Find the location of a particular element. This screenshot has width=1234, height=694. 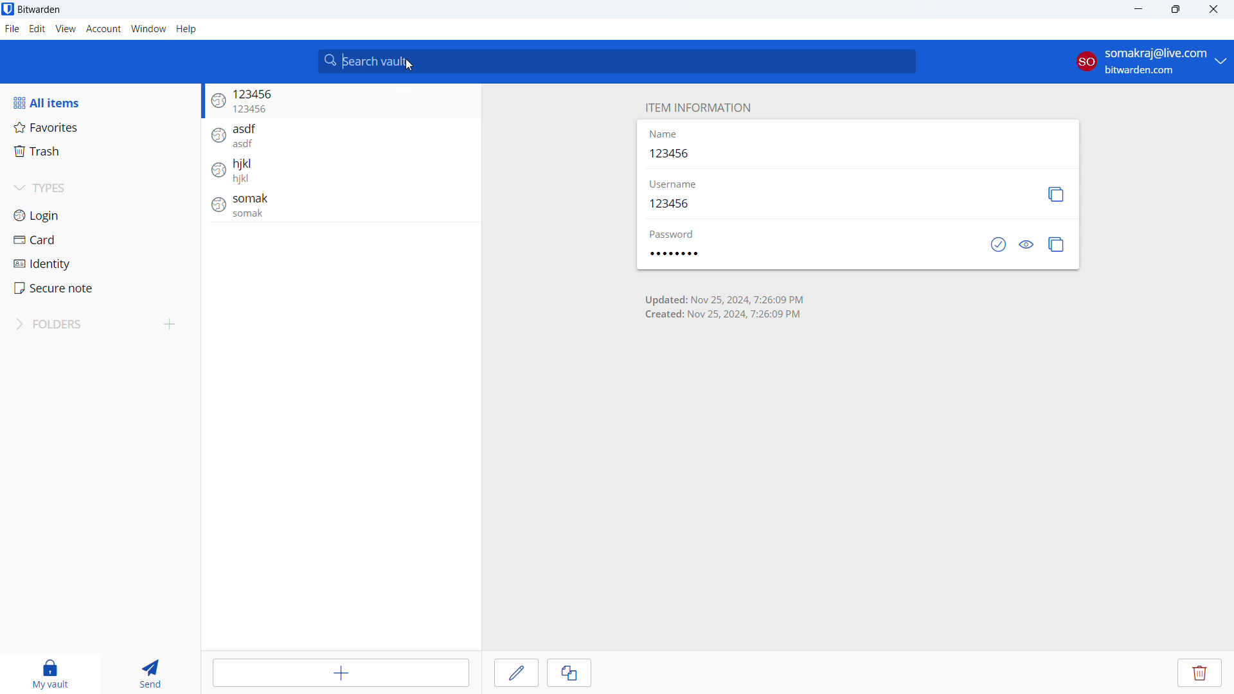

delete entry is located at coordinates (1200, 673).